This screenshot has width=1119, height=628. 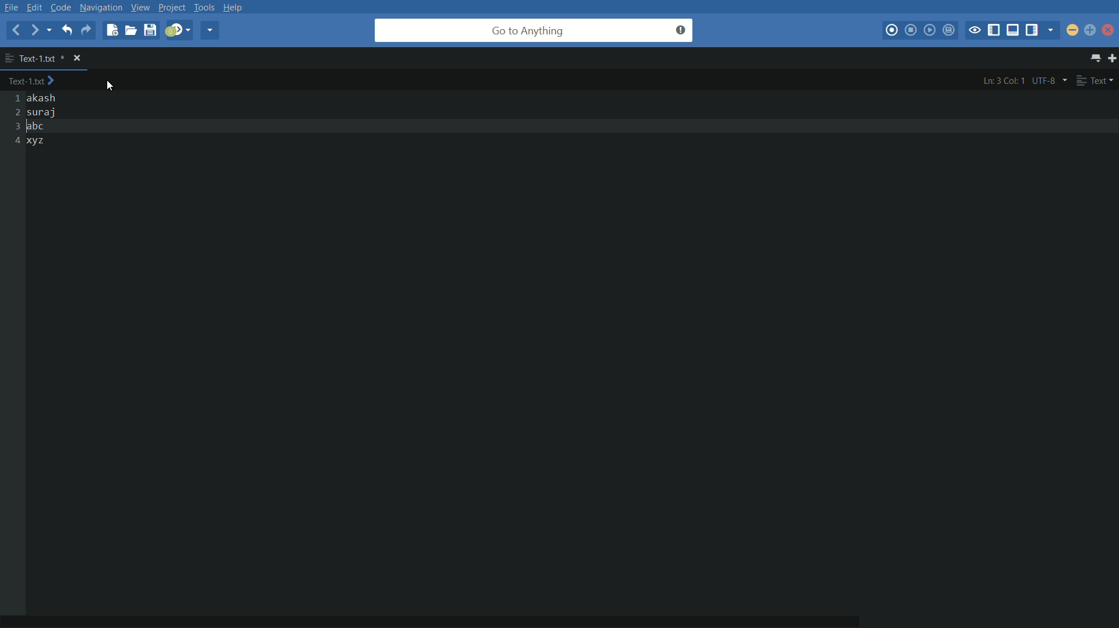 I want to click on text cursor, so click(x=28, y=128).